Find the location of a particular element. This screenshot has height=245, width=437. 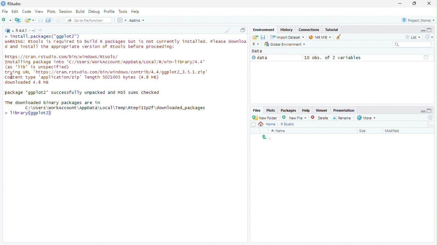

Close is located at coordinates (430, 3).